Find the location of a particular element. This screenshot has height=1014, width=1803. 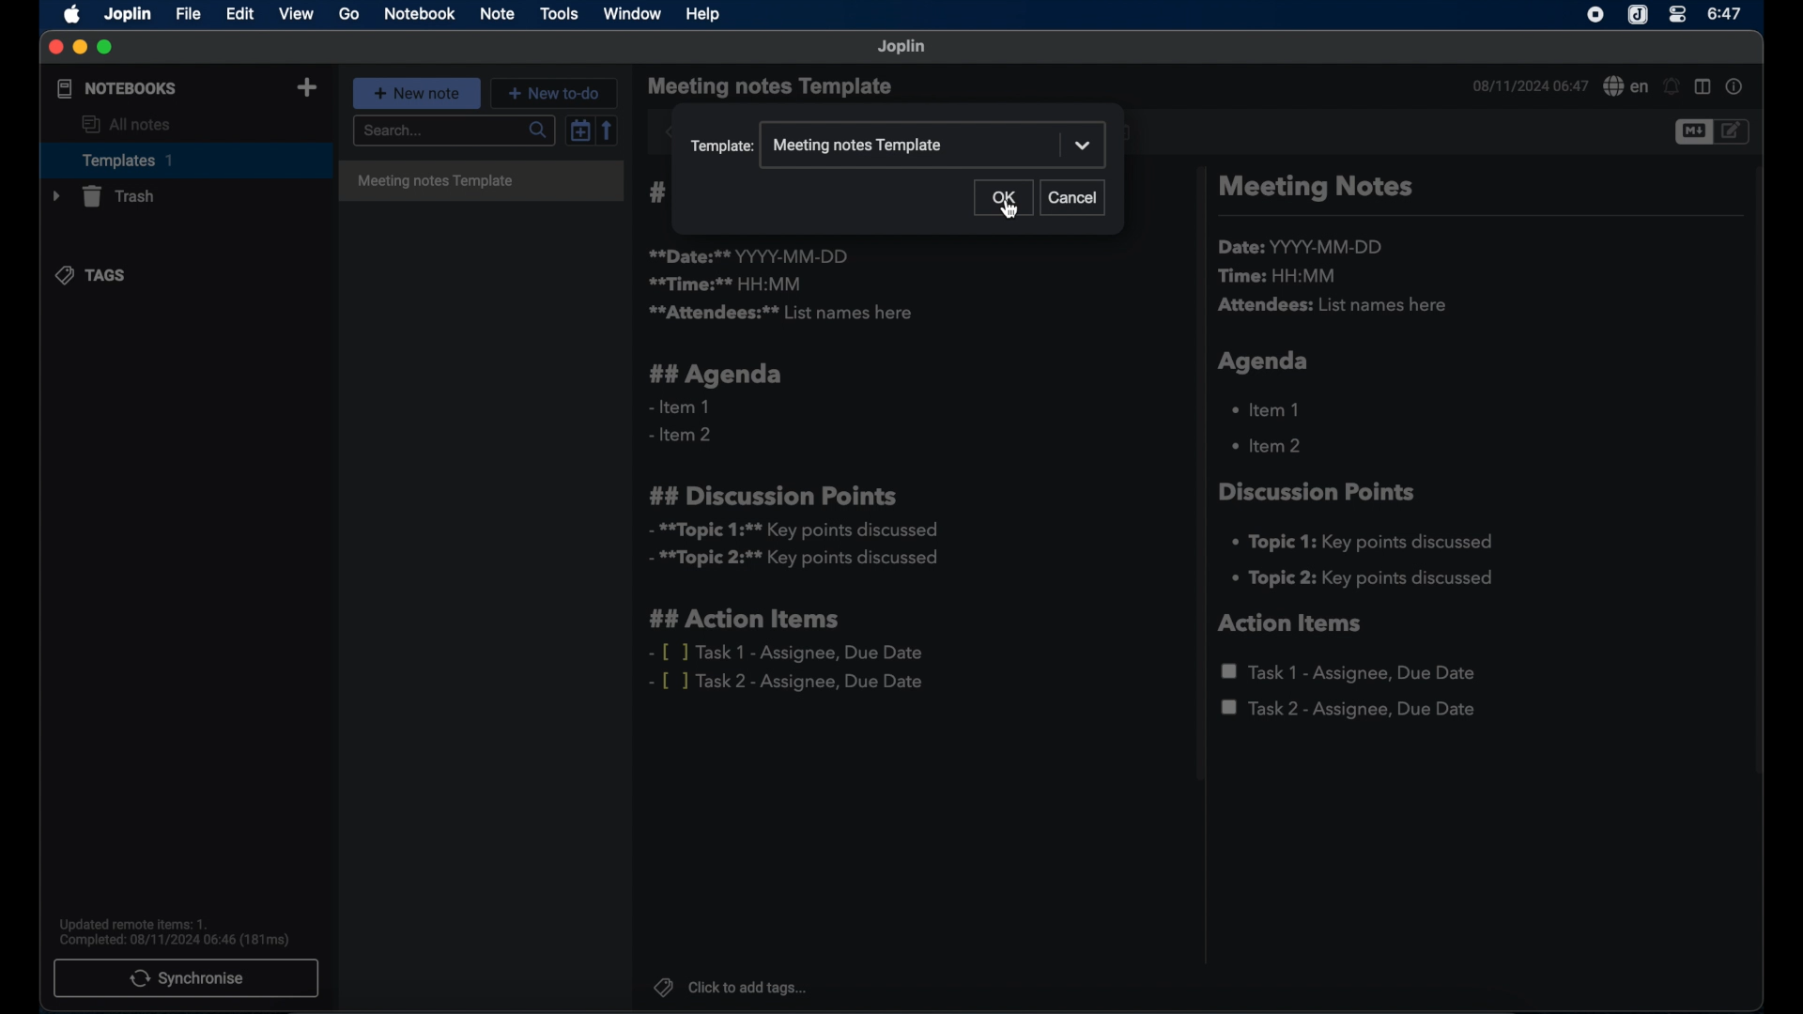

all notes is located at coordinates (127, 125).